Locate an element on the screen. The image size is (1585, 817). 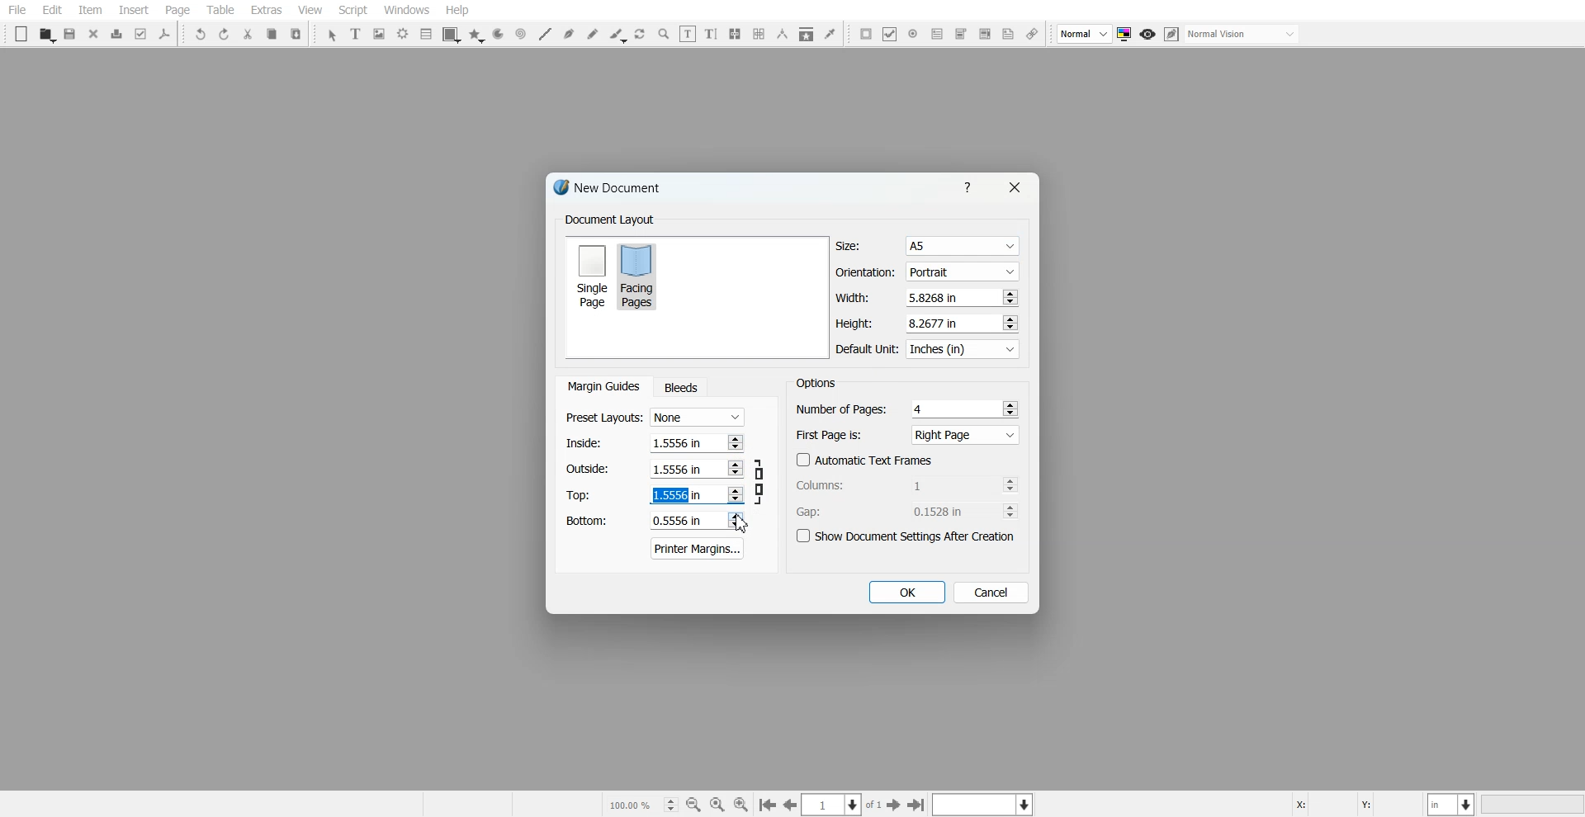
Copy is located at coordinates (271, 34).